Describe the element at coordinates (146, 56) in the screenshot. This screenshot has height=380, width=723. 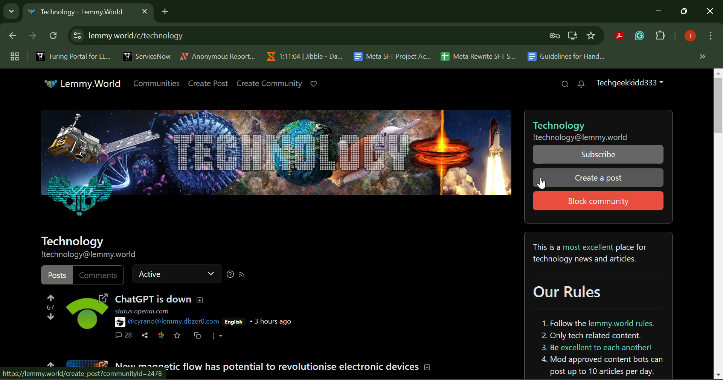
I see `ServiceNow` at that location.